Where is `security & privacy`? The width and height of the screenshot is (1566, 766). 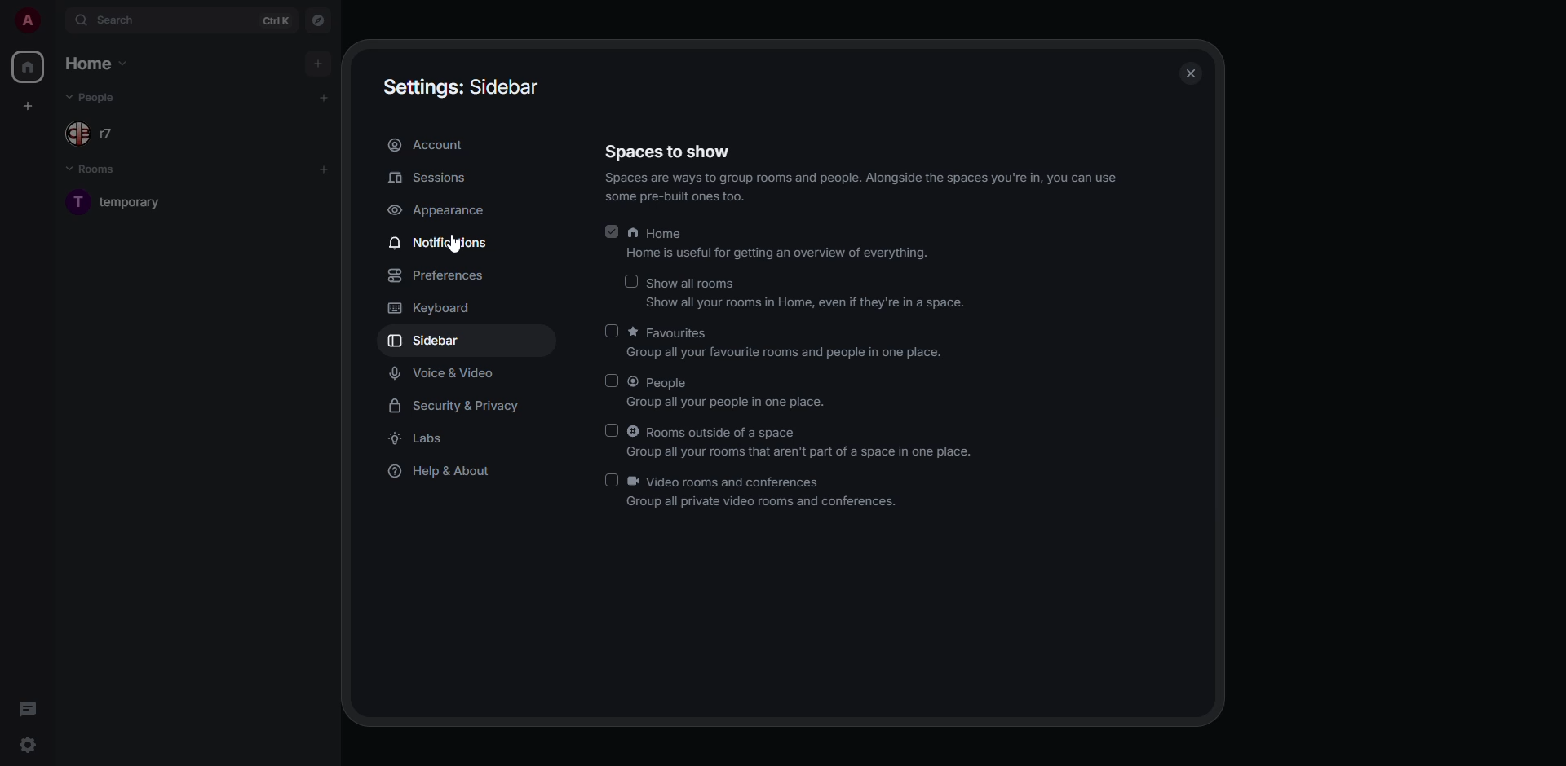 security & privacy is located at coordinates (461, 404).